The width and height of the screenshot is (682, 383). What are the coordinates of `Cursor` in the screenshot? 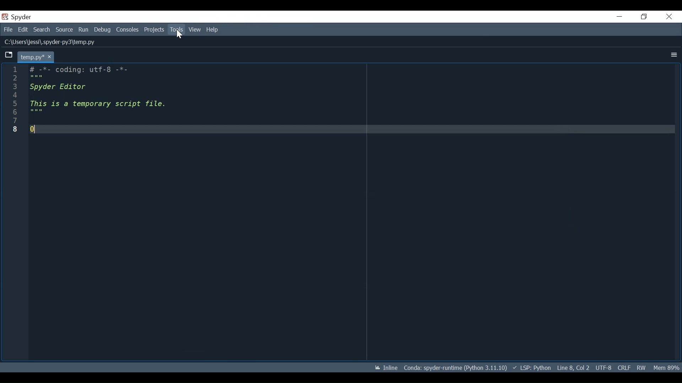 It's located at (180, 34).